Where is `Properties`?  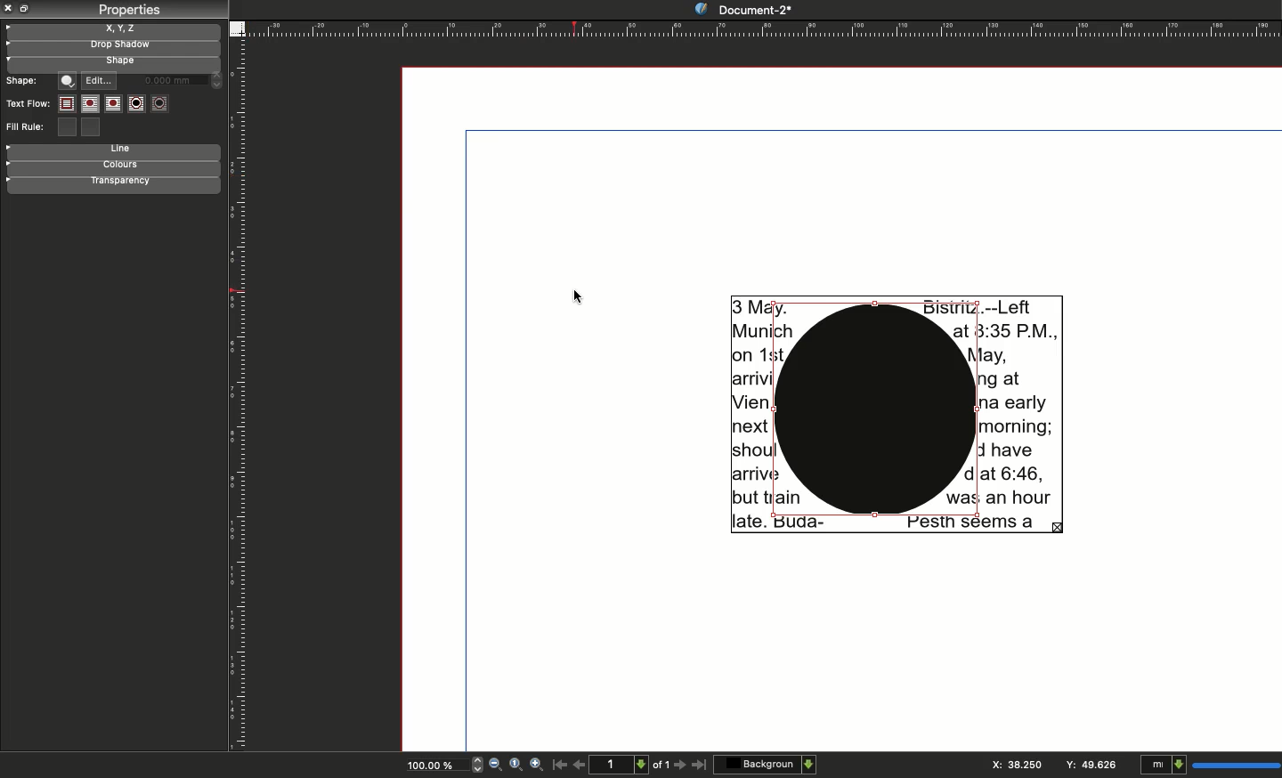 Properties is located at coordinates (126, 11).